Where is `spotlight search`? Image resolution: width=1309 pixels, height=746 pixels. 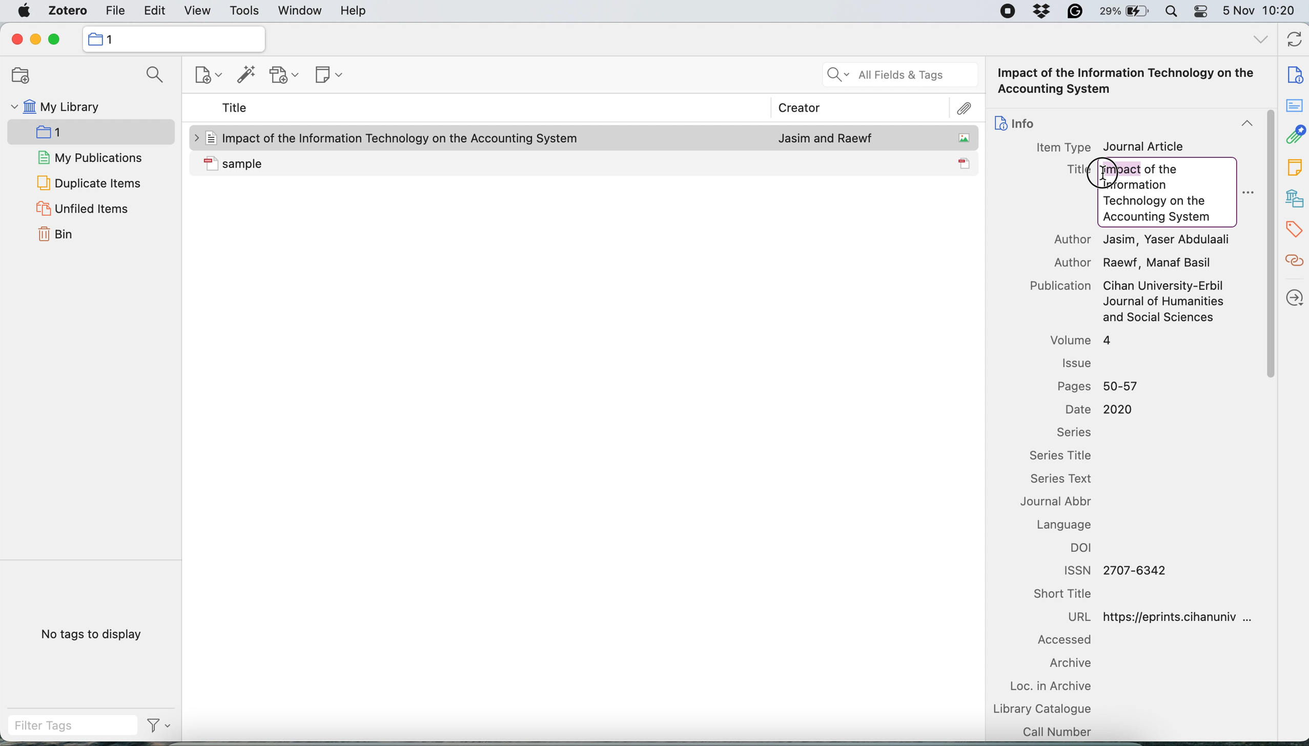 spotlight search is located at coordinates (1174, 12).